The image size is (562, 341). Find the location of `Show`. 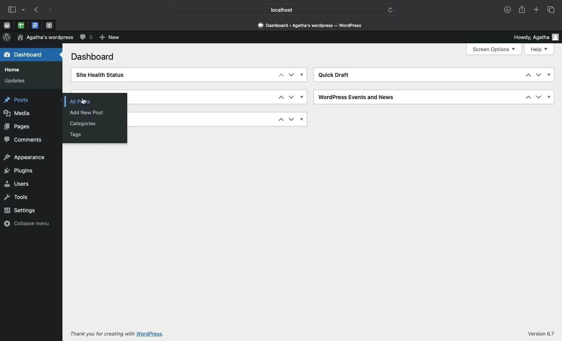

Show is located at coordinates (303, 119).